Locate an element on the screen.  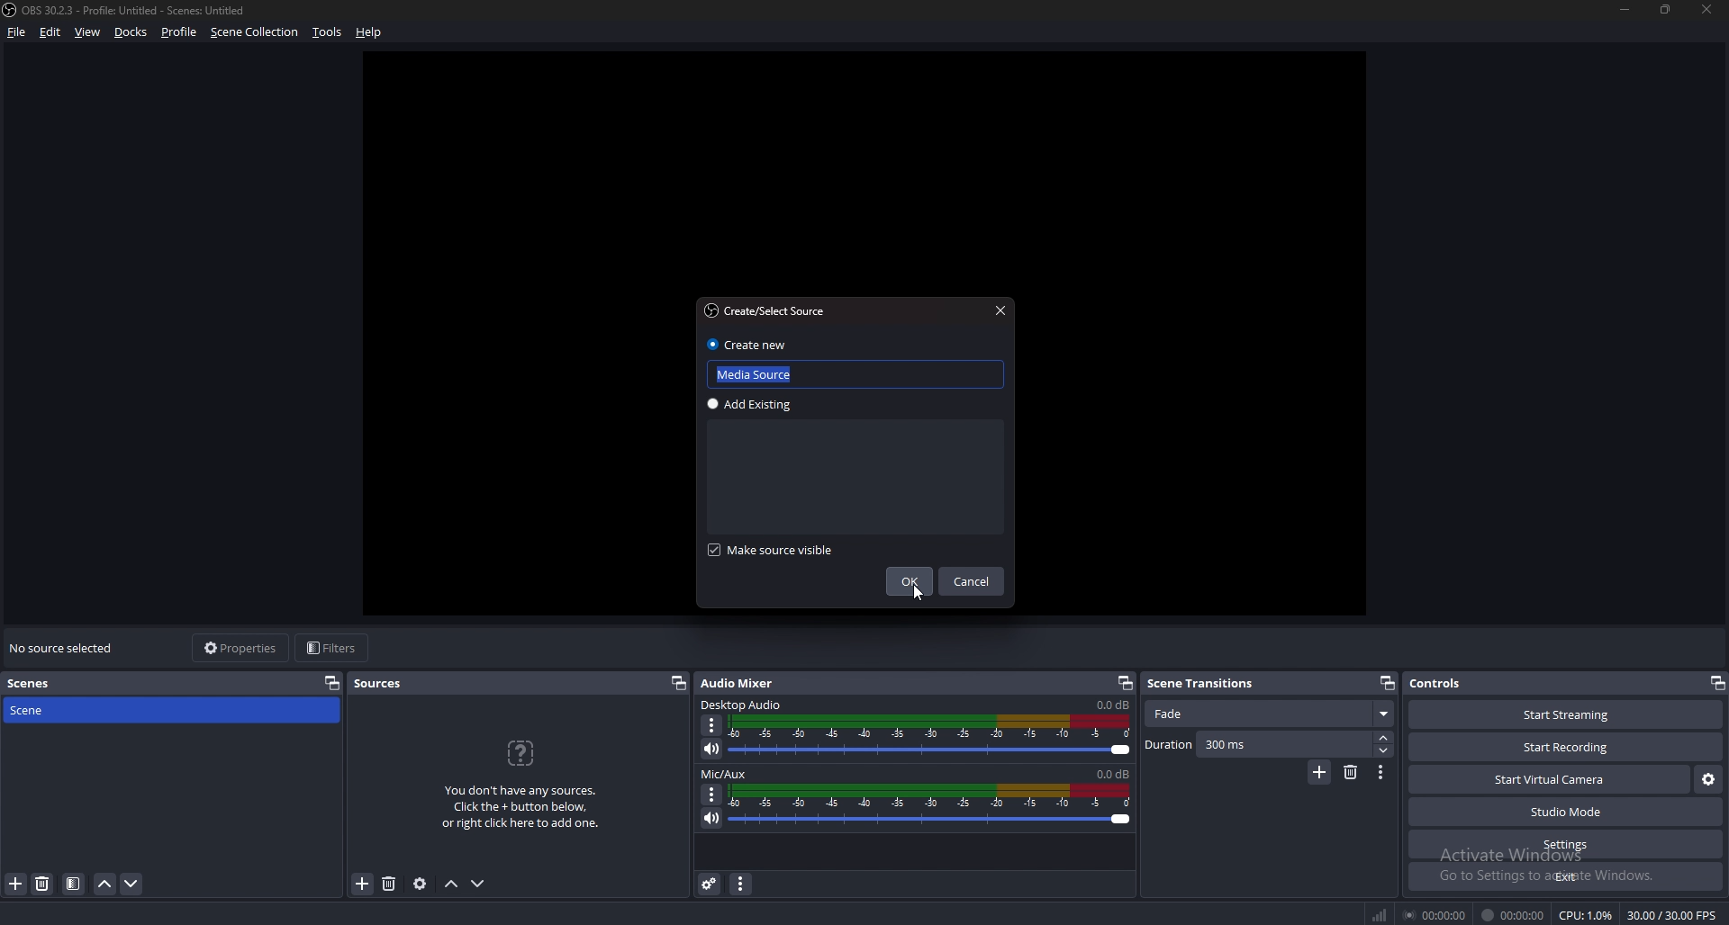
Audio soundbar is located at coordinates (930, 736).